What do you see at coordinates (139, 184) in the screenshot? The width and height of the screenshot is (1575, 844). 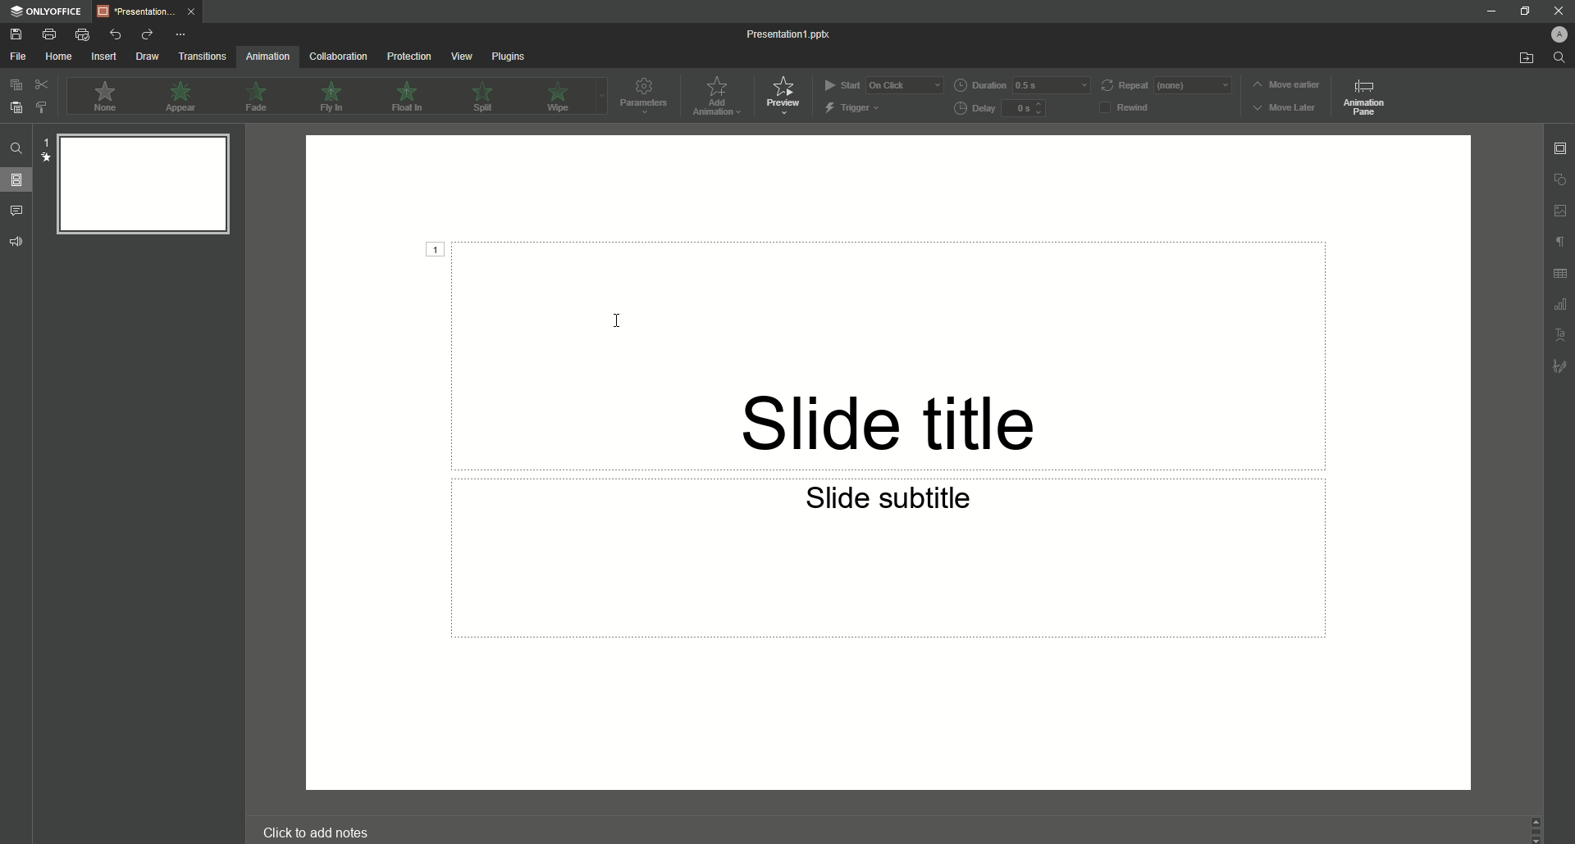 I see `Slide Preview` at bounding box center [139, 184].